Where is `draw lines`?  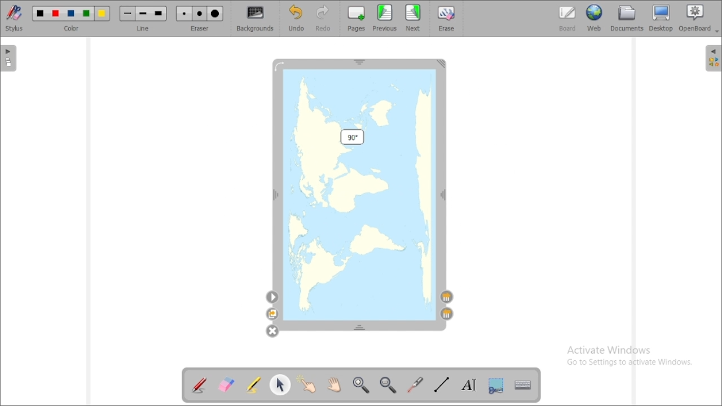
draw lines is located at coordinates (441, 385).